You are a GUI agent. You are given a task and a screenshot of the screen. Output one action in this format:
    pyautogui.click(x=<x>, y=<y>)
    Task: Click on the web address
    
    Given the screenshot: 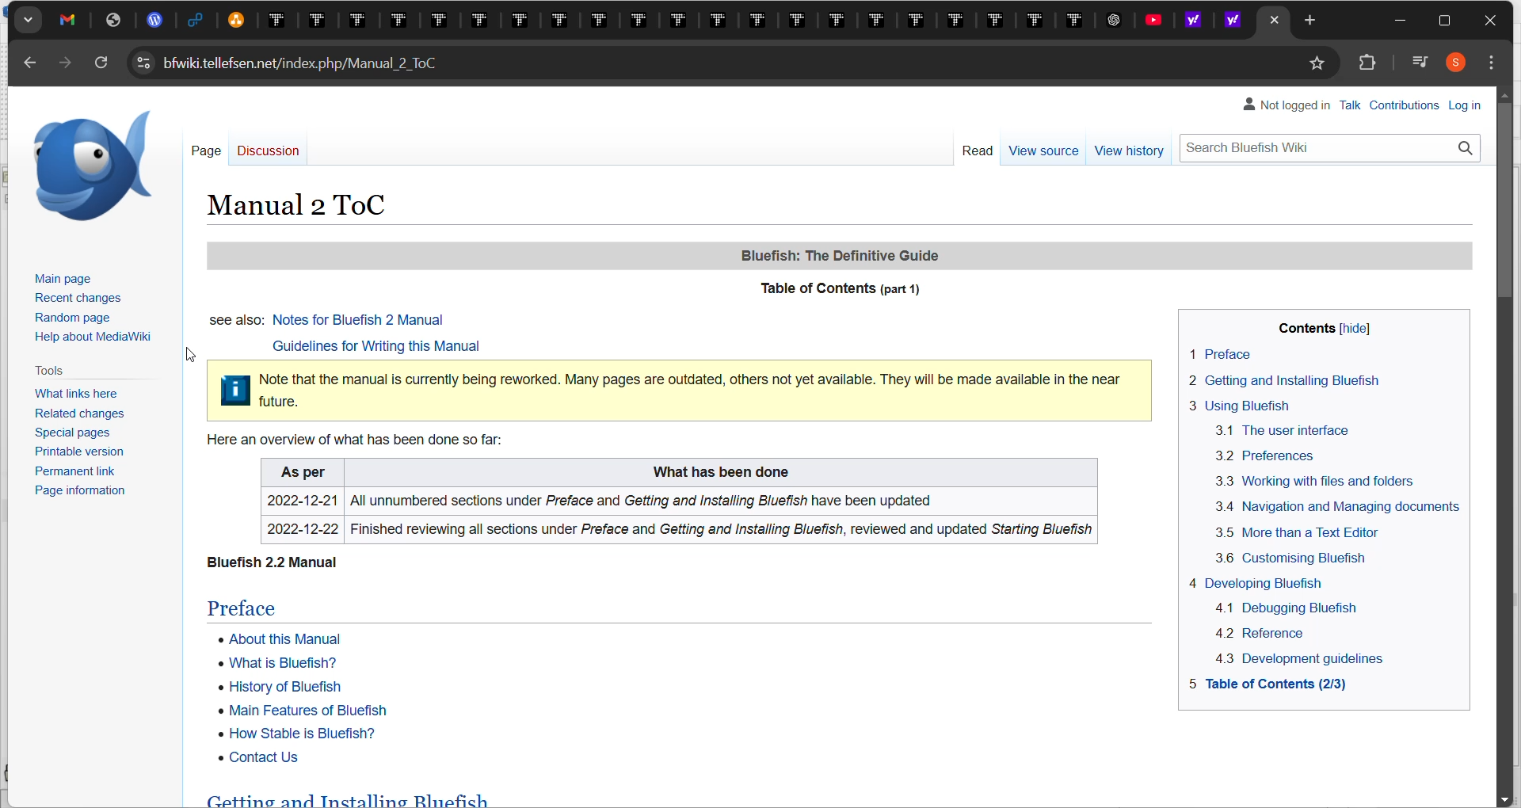 What is the action you would take?
    pyautogui.click(x=289, y=63)
    